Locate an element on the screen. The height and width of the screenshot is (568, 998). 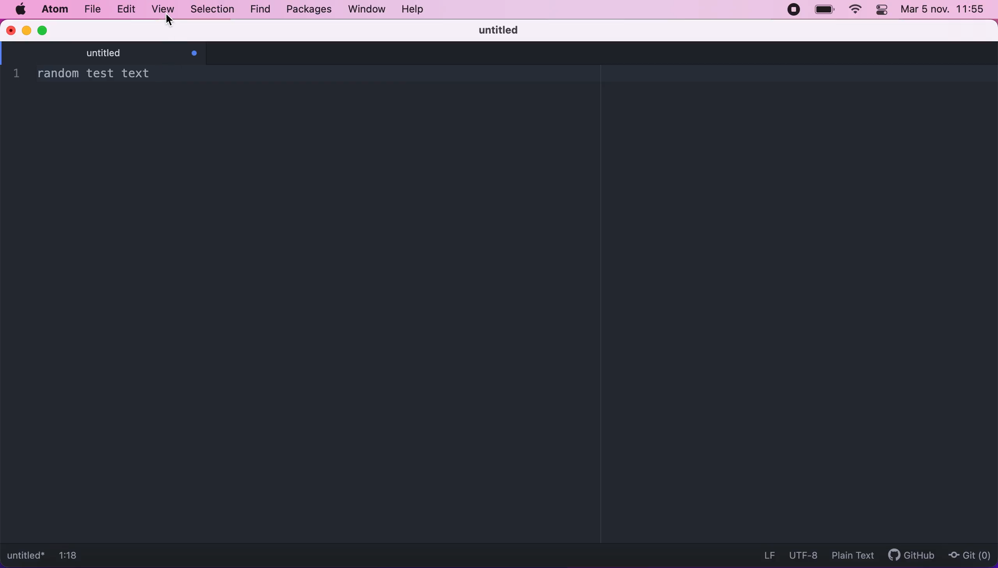
untitled* is located at coordinates (27, 554).